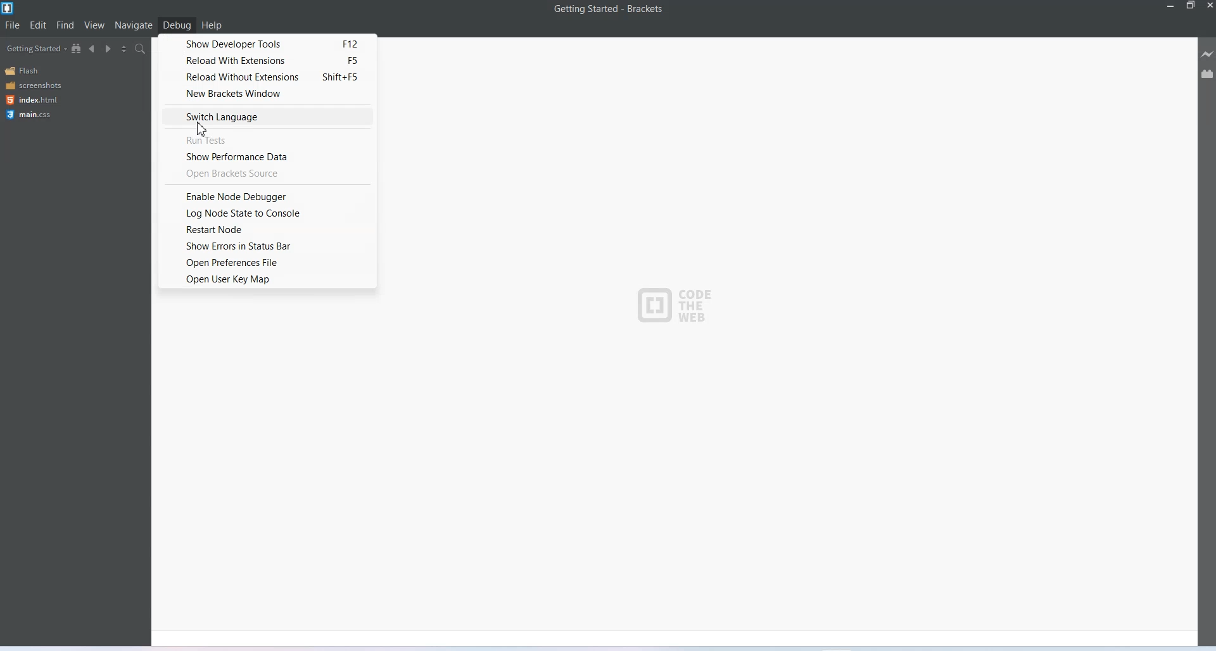 This screenshot has width=1216, height=651. I want to click on Live preview, so click(1208, 54).